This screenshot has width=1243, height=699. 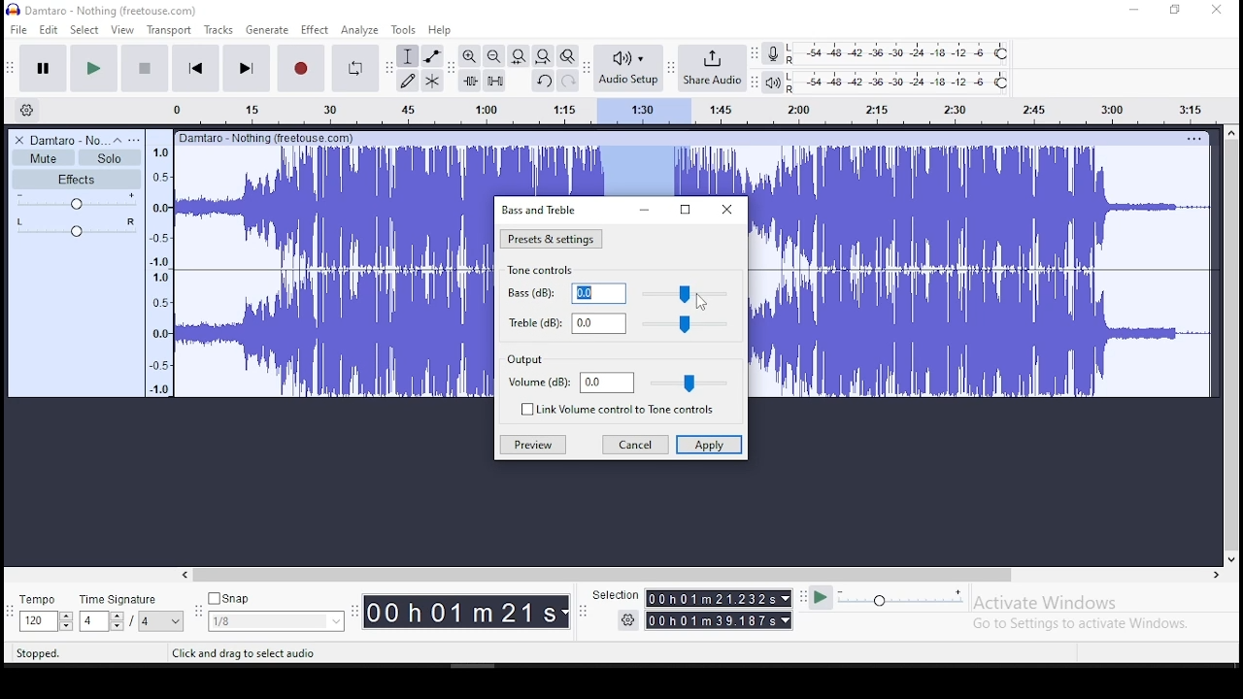 What do you see at coordinates (1230, 556) in the screenshot?
I see `down` at bounding box center [1230, 556].